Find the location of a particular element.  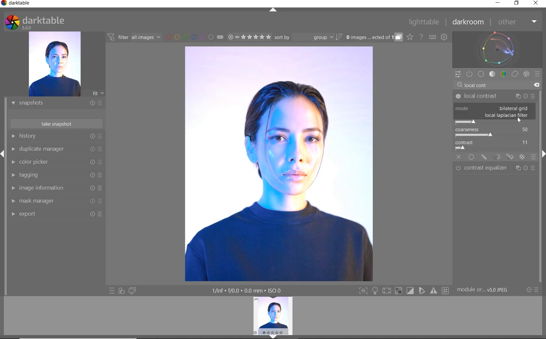

RANGE RATING OF SELECTED IMAGES is located at coordinates (249, 37).